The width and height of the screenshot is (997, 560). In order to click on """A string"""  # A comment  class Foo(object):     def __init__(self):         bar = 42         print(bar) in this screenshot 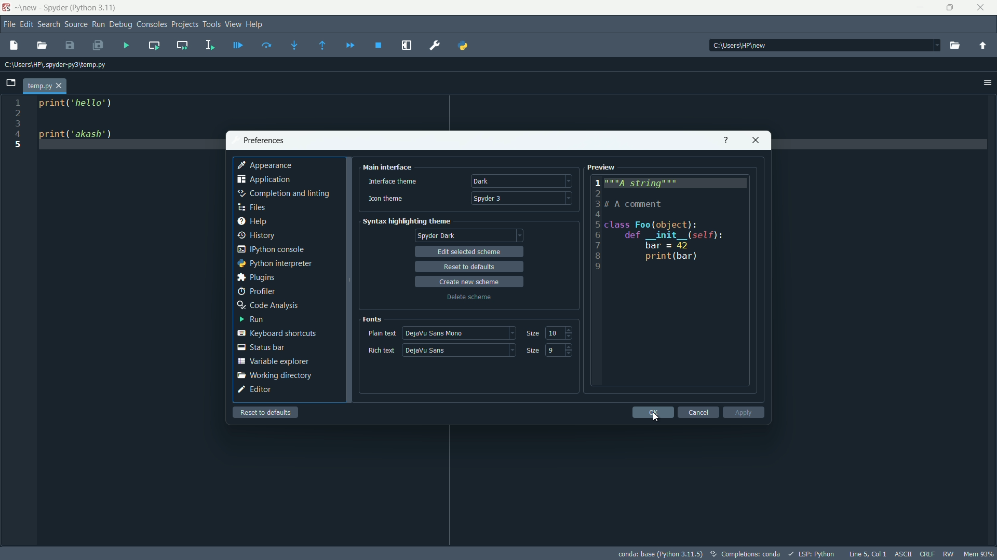, I will do `click(679, 226)`.